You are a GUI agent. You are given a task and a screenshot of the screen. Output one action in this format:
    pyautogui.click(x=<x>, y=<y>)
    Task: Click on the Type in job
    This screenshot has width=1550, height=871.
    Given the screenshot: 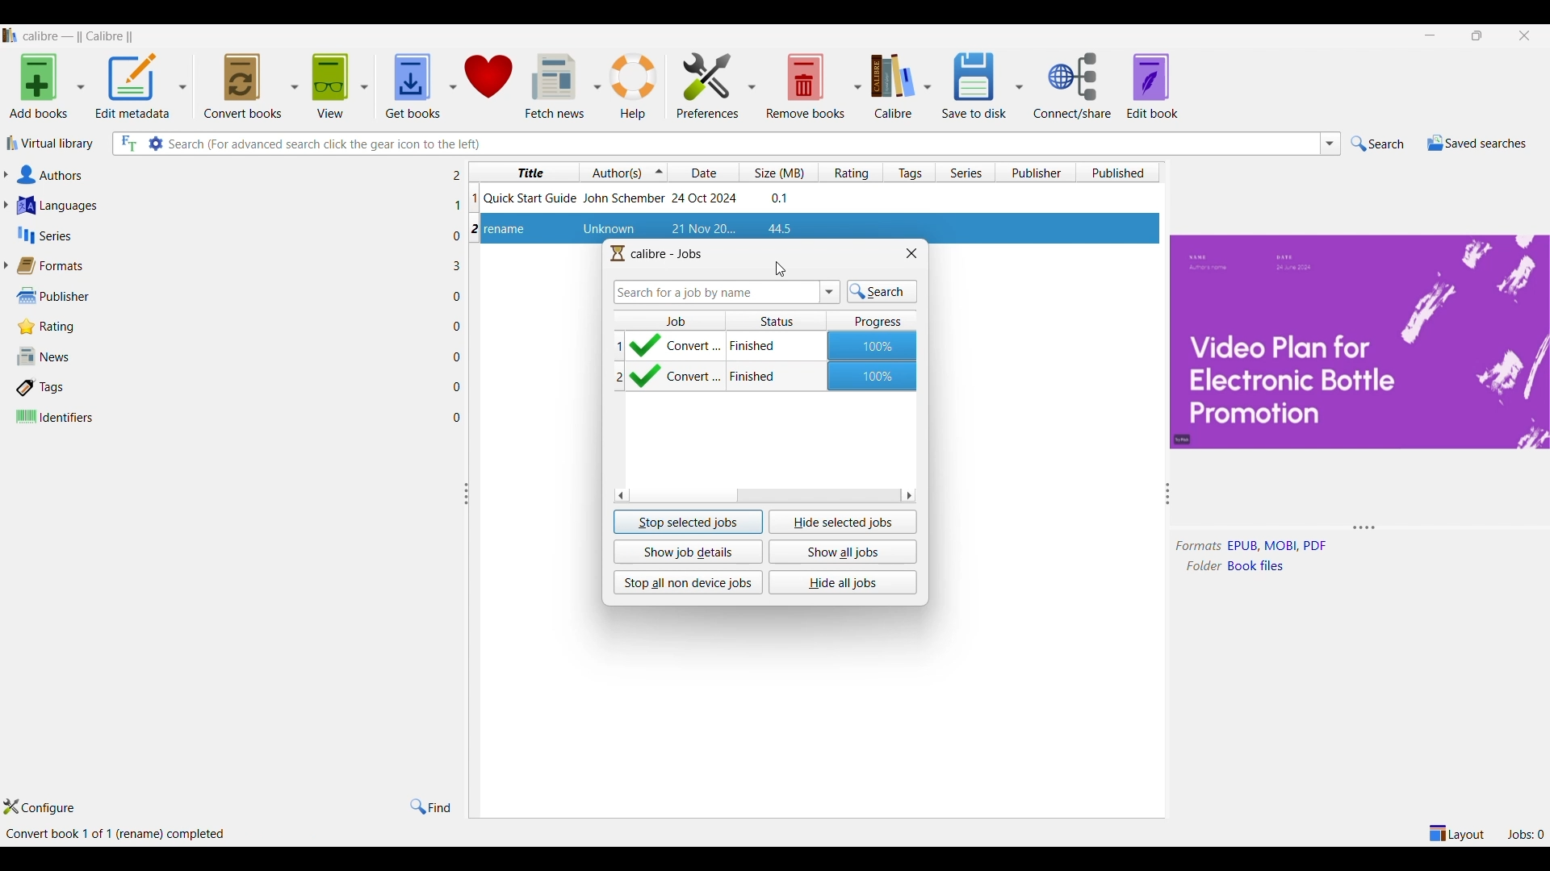 What is the action you would take?
    pyautogui.click(x=716, y=292)
    